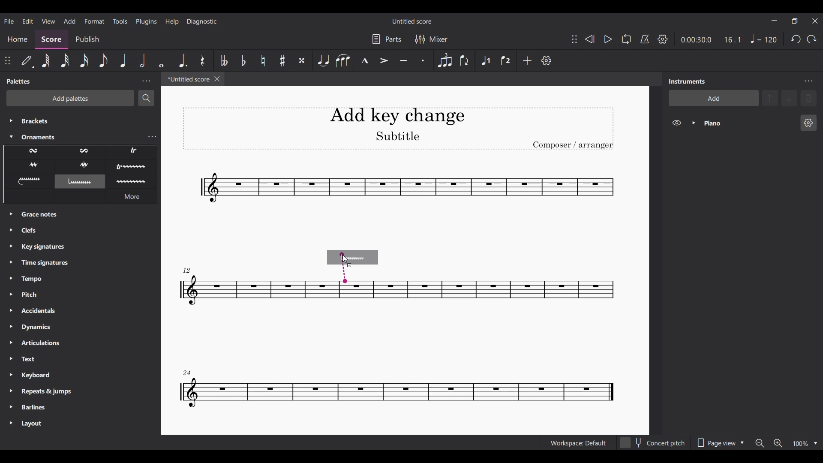  What do you see at coordinates (663, 39) in the screenshot?
I see `Playback settings` at bounding box center [663, 39].